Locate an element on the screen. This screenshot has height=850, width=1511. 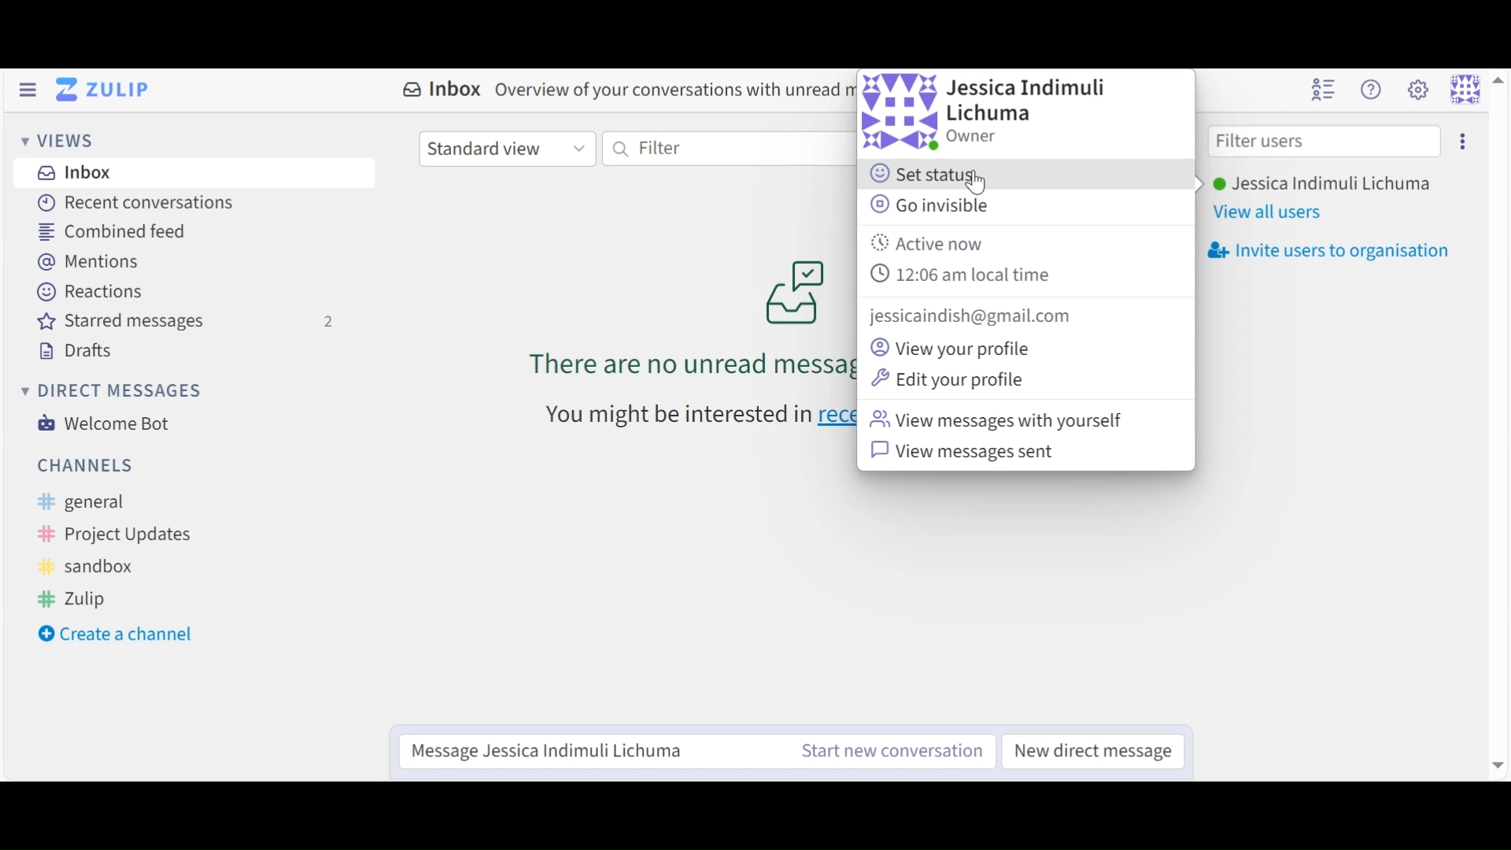
Views is located at coordinates (62, 142).